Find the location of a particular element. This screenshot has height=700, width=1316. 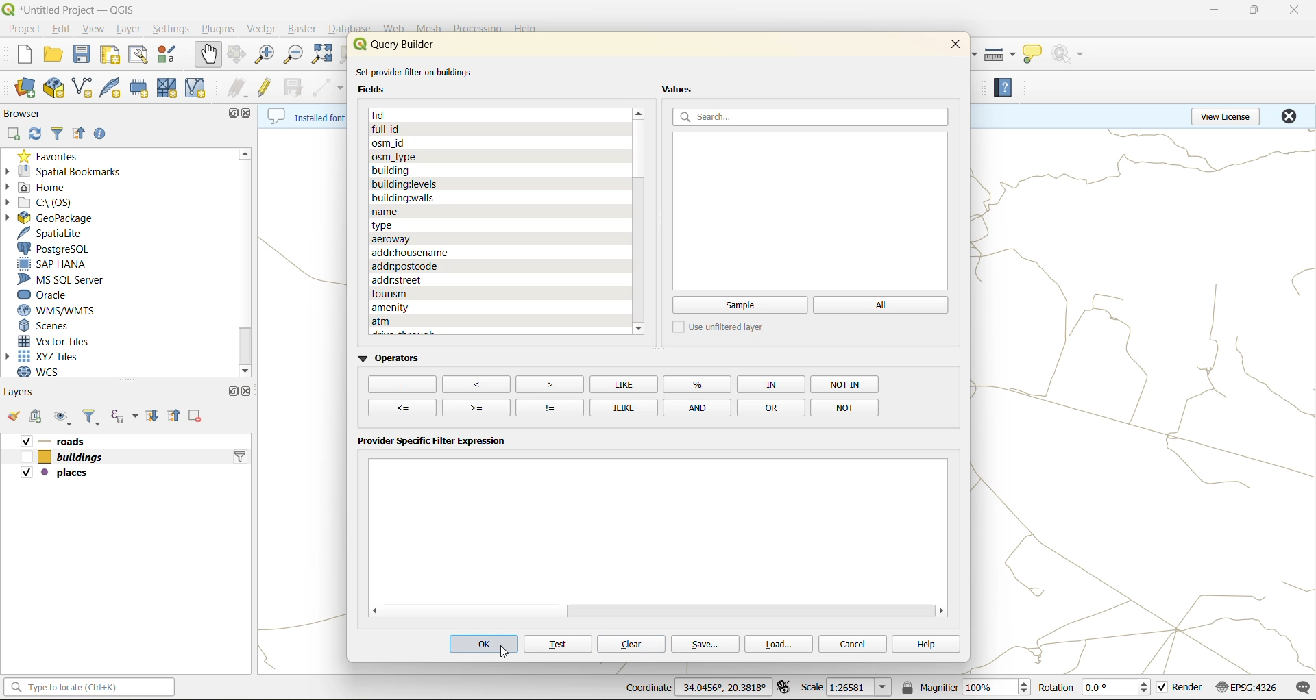

fields is located at coordinates (394, 169).